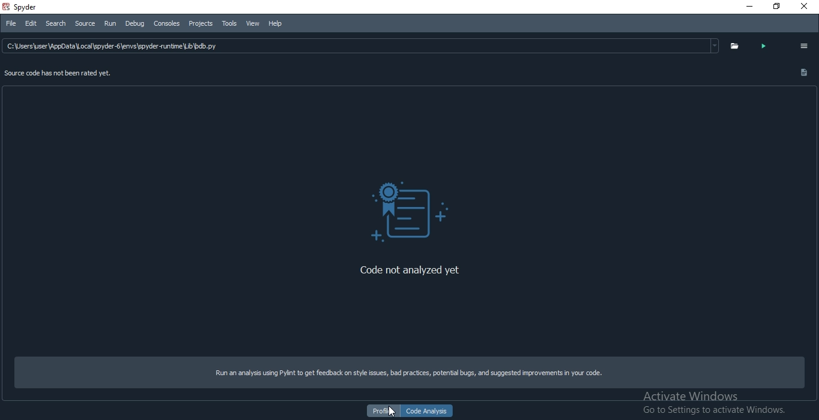  I want to click on doc, so click(802, 72).